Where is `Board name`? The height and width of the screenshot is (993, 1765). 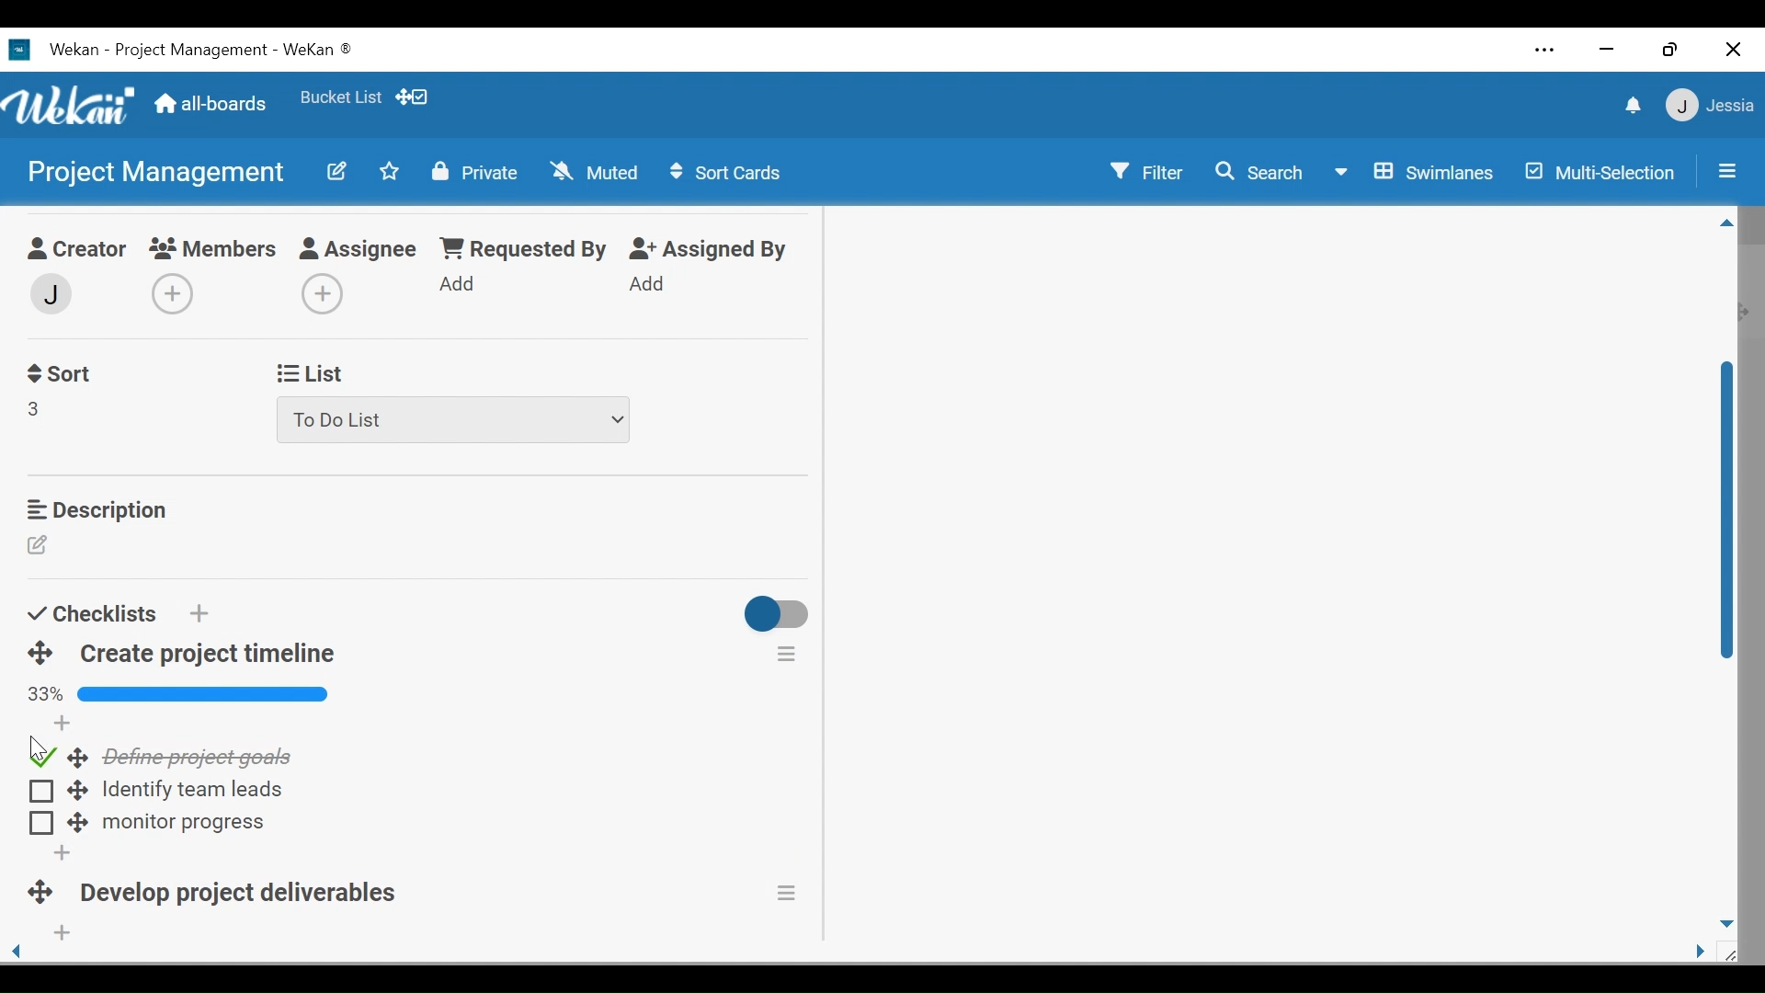 Board name is located at coordinates (154, 171).